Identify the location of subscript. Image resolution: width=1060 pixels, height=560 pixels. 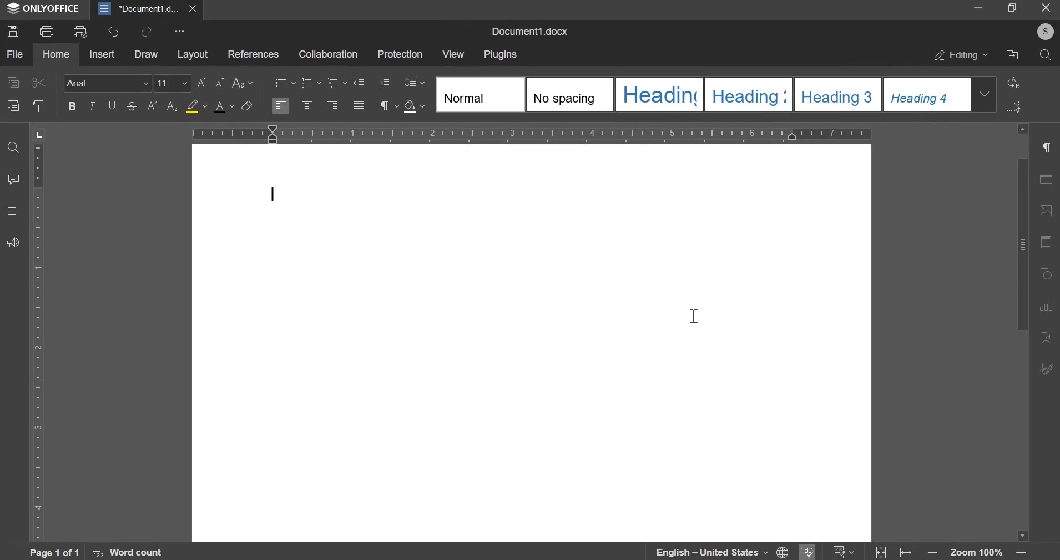
(154, 105).